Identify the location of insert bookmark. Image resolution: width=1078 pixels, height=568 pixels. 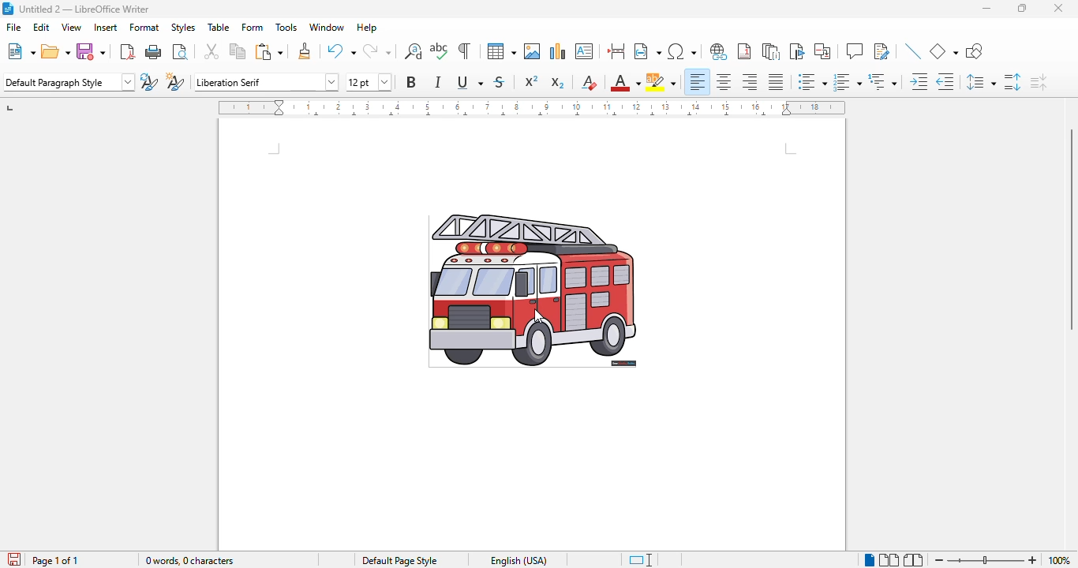
(796, 51).